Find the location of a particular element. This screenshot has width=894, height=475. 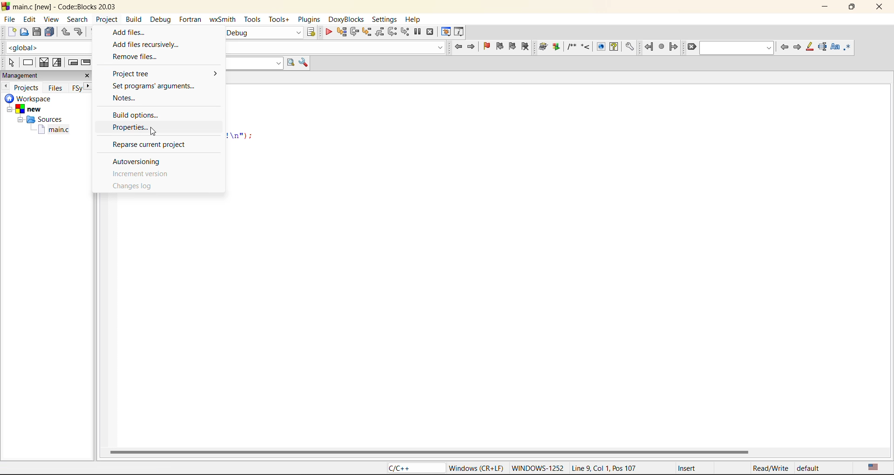

previous is located at coordinates (6, 86).